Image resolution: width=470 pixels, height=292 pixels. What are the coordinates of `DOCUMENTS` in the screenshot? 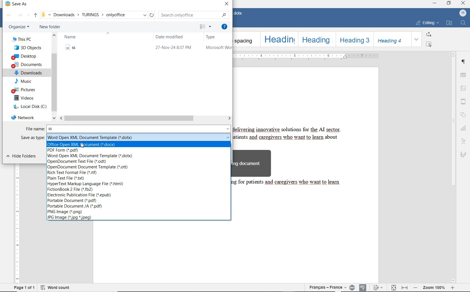 It's located at (27, 65).